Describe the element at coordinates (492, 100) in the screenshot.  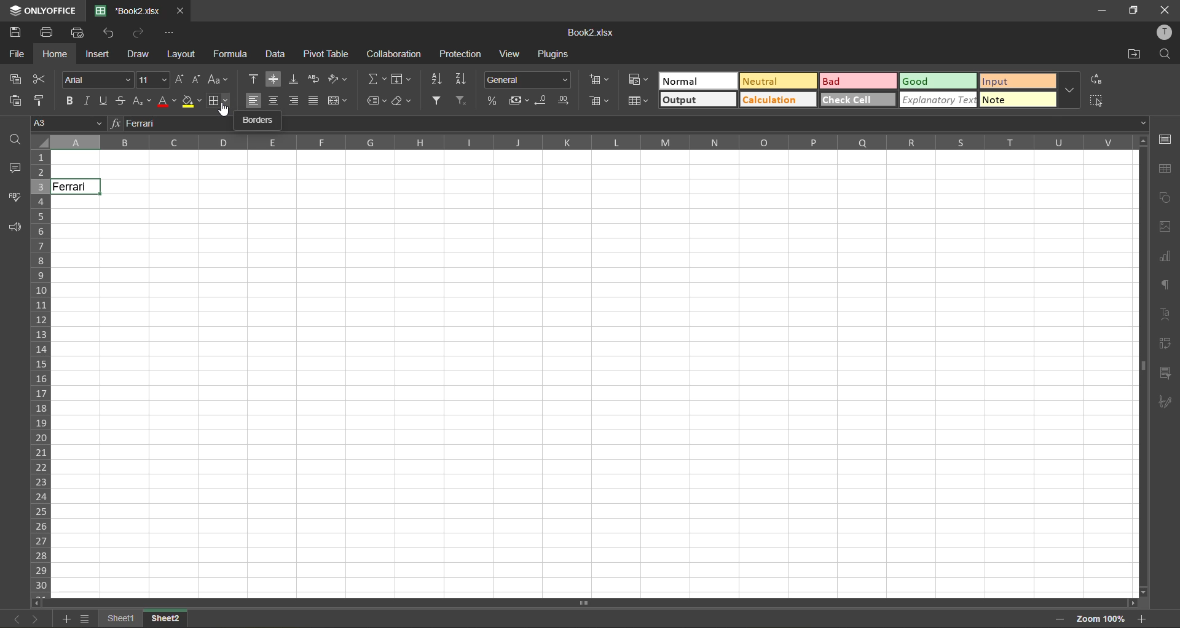
I see `percent` at that location.